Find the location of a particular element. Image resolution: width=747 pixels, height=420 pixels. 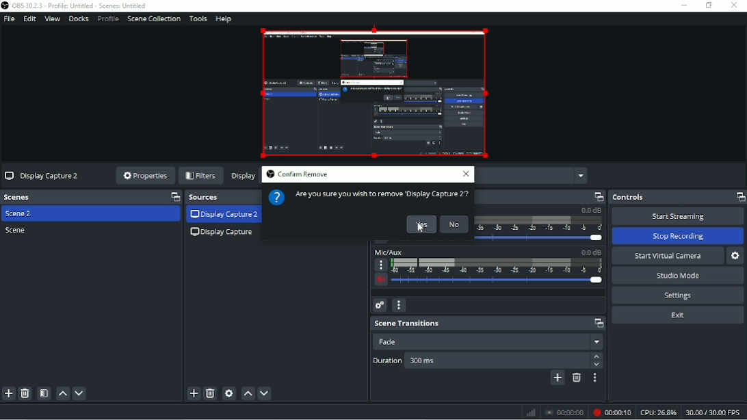

Video title is located at coordinates (42, 175).